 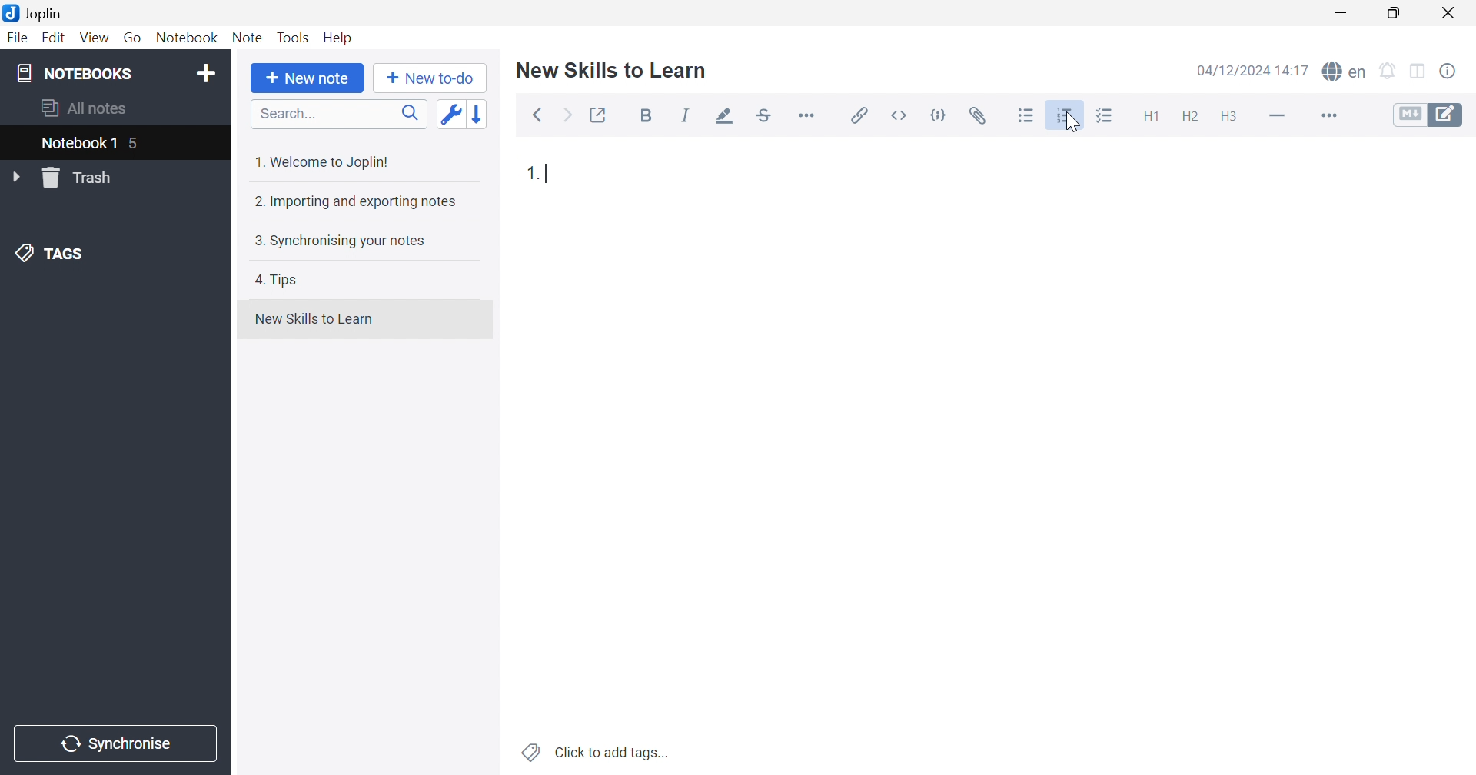 What do you see at coordinates (277, 280) in the screenshot?
I see `4. Tips` at bounding box center [277, 280].